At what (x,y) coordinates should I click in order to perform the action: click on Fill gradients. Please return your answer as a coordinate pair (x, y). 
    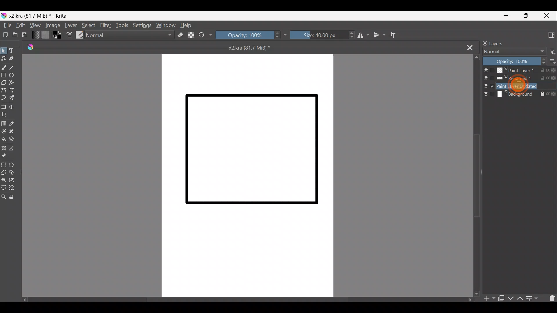
    Looking at the image, I should click on (36, 35).